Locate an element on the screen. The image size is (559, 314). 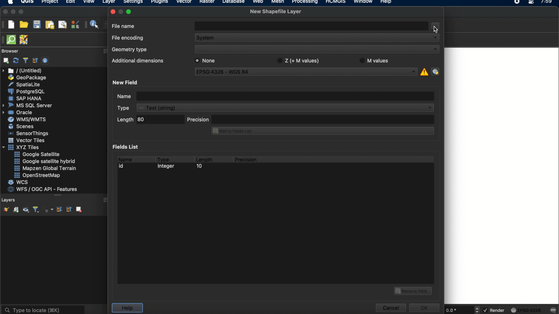
open project is located at coordinates (24, 25).